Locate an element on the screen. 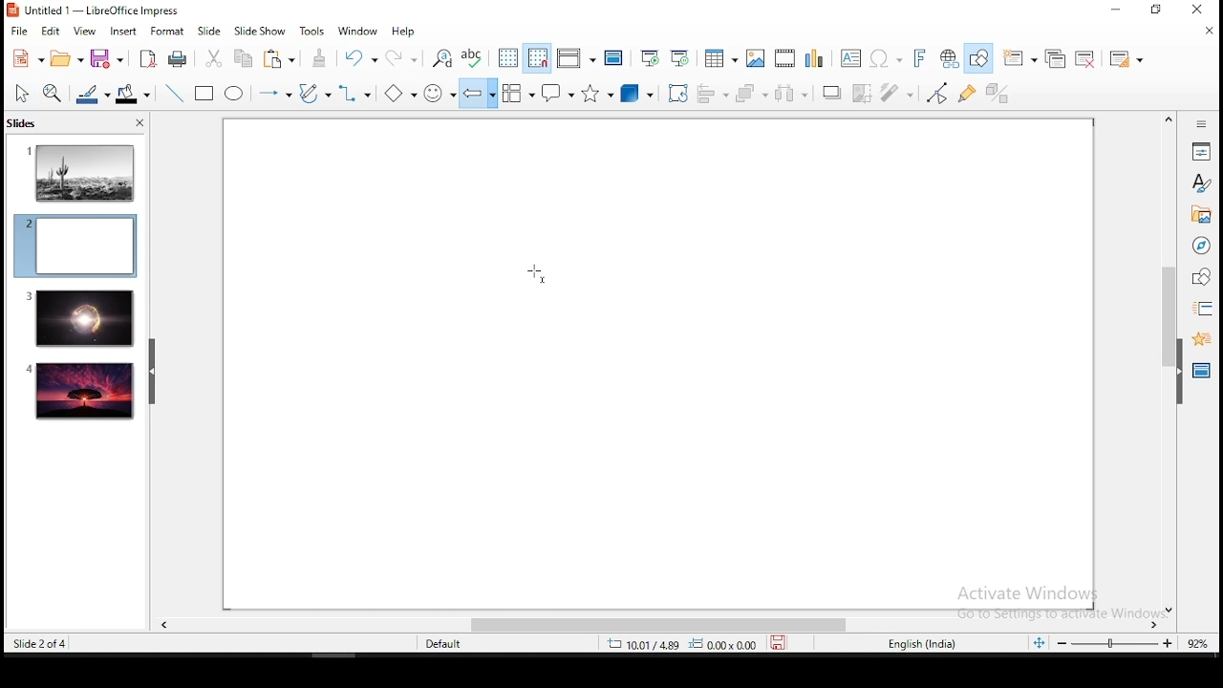 The width and height of the screenshot is (1223, 688). open is located at coordinates (66, 59).